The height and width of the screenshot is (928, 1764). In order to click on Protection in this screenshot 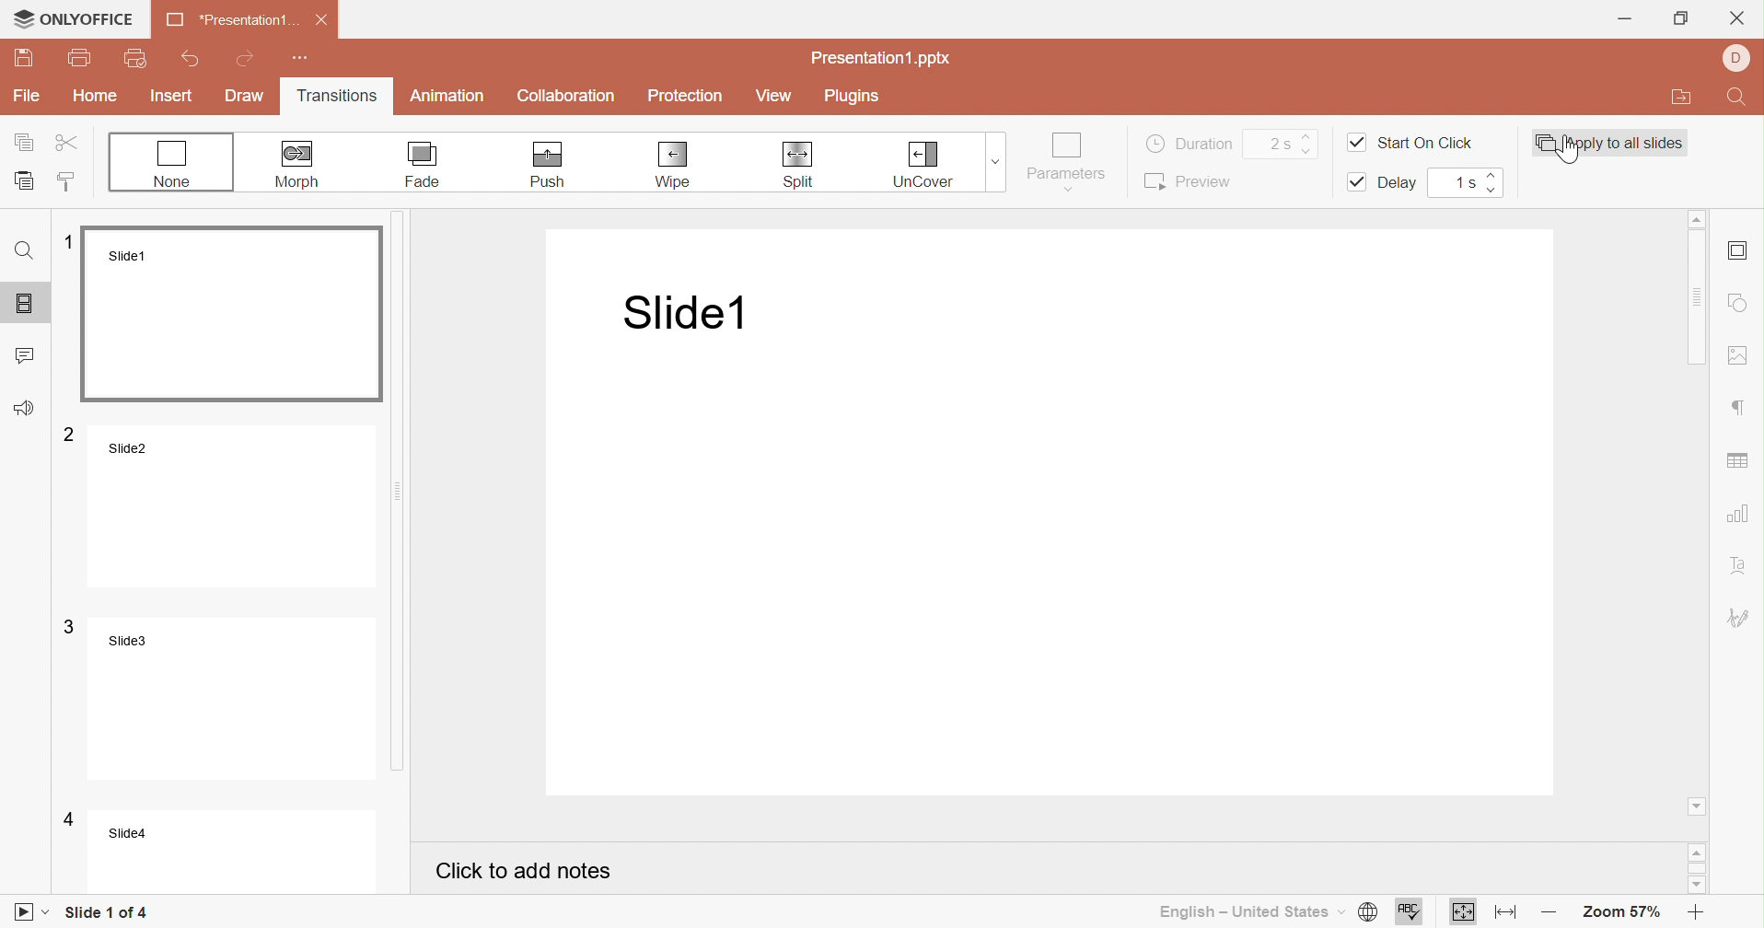, I will do `click(686, 97)`.